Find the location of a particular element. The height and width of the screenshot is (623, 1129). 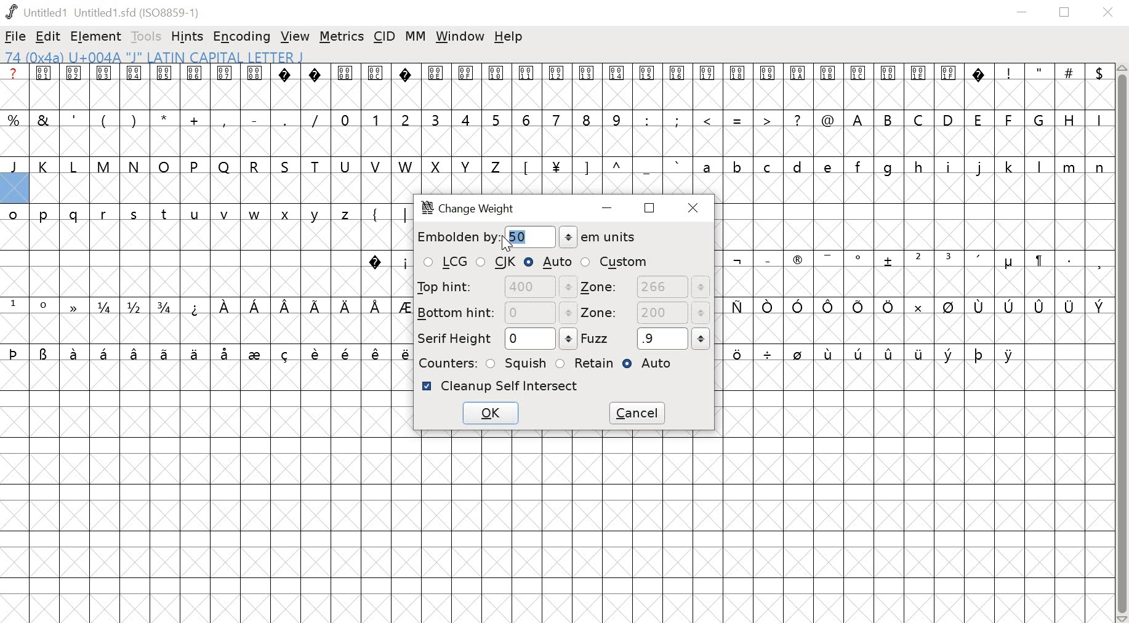

close is located at coordinates (1110, 13).